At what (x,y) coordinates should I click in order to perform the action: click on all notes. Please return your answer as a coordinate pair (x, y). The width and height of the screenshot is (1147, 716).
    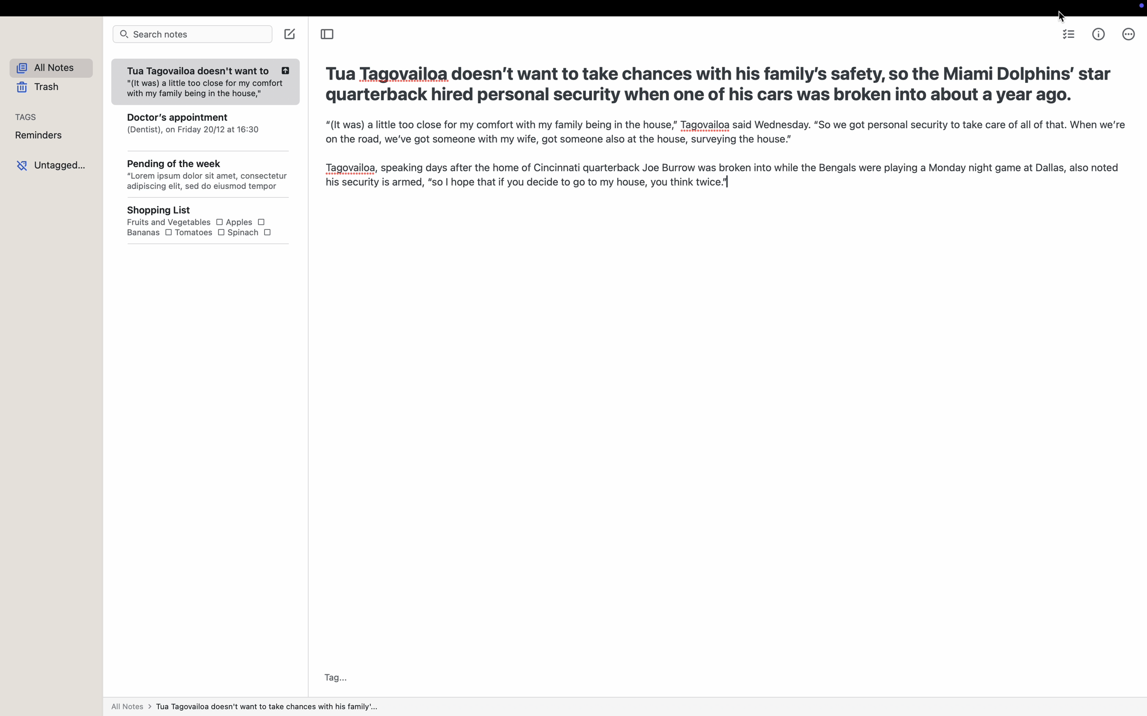
    Looking at the image, I should click on (244, 708).